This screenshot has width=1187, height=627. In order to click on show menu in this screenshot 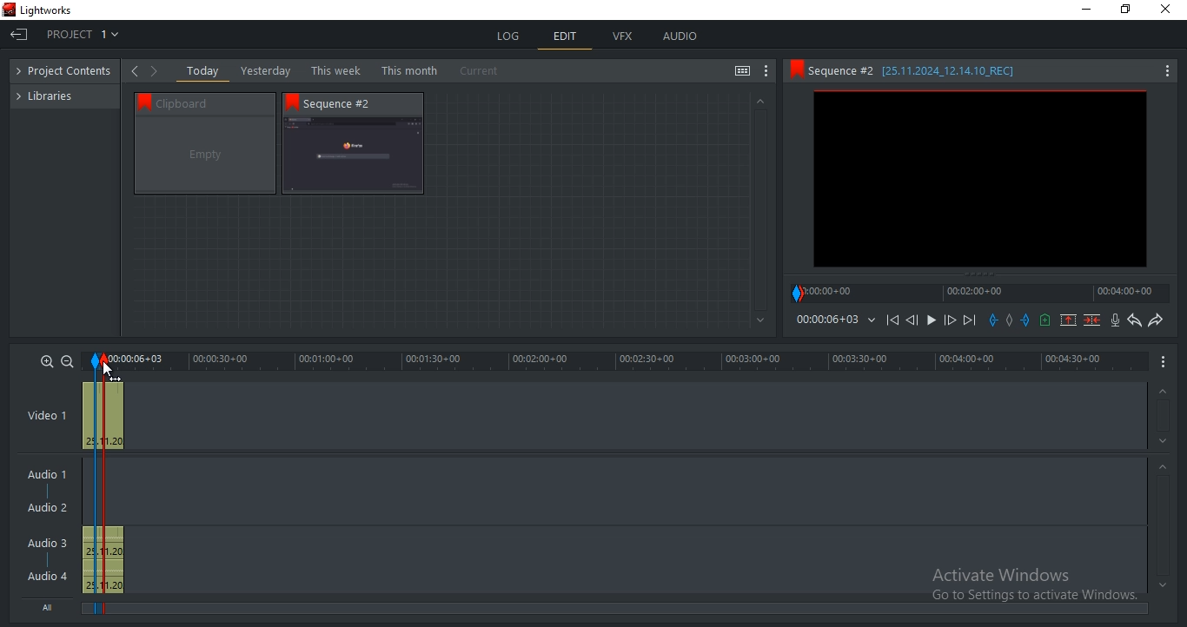, I will do `click(1164, 360)`.